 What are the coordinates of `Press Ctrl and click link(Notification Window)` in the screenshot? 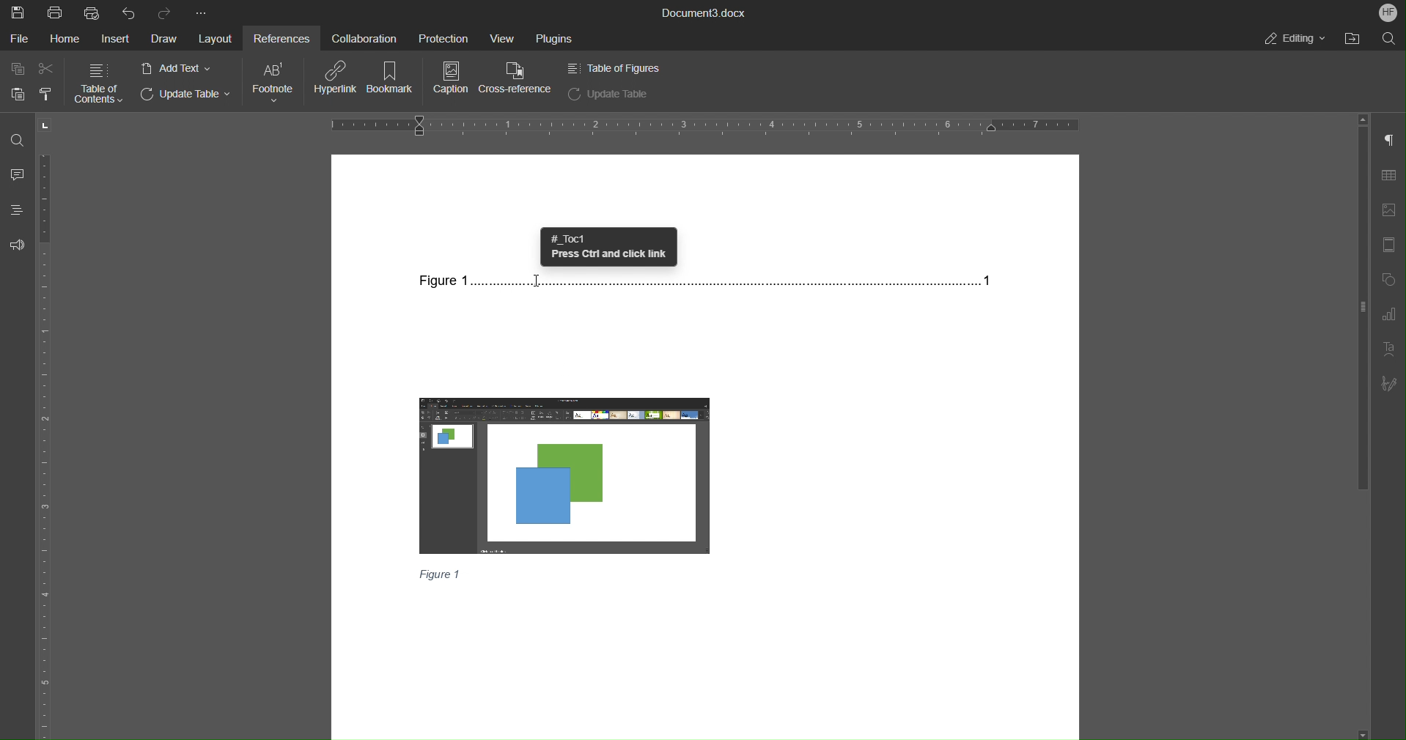 It's located at (608, 247).